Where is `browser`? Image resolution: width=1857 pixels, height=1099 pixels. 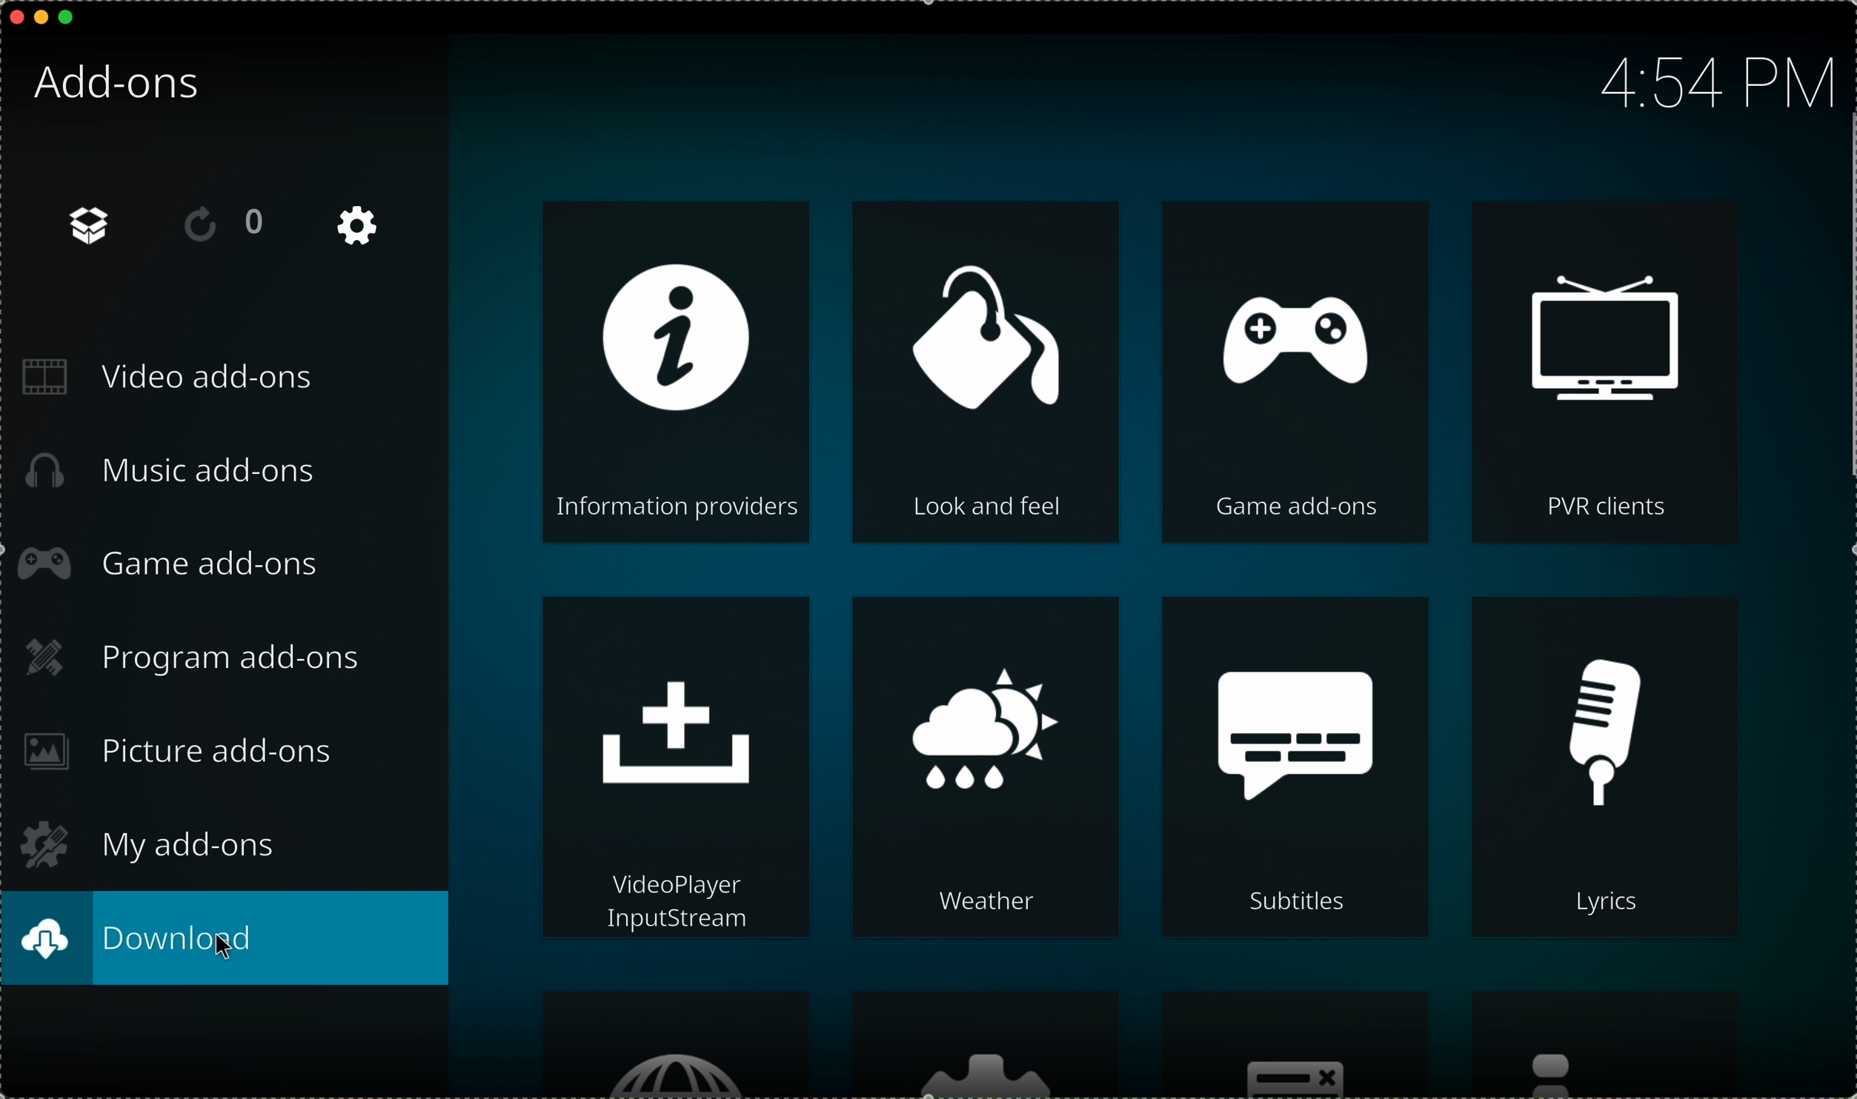
browser is located at coordinates (679, 1043).